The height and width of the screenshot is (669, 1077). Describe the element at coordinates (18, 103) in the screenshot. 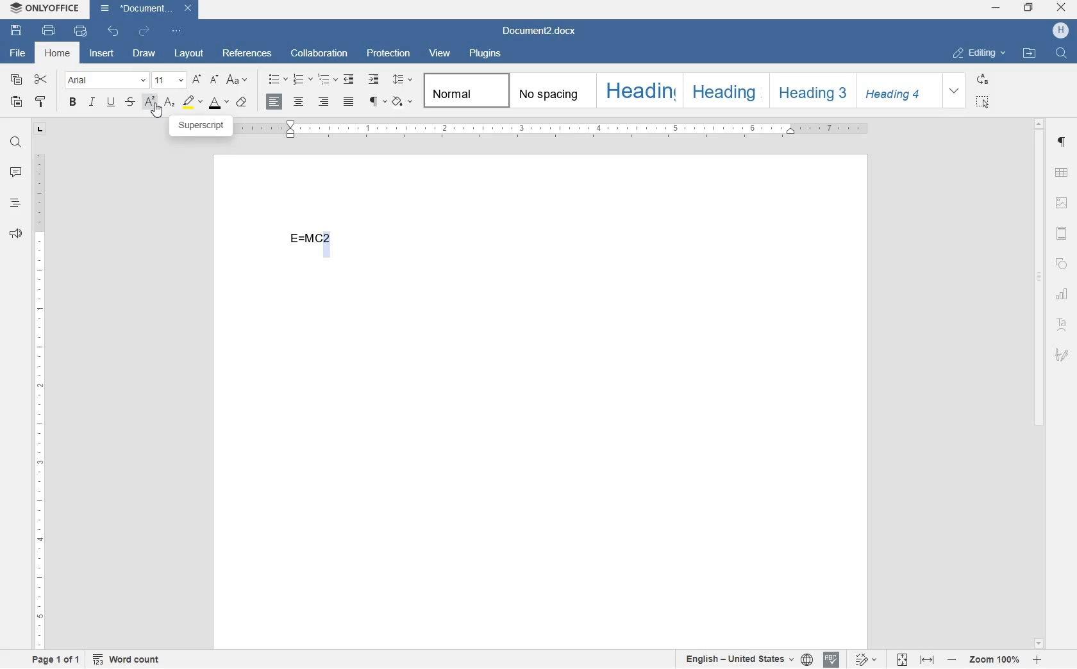

I see `paste` at that location.